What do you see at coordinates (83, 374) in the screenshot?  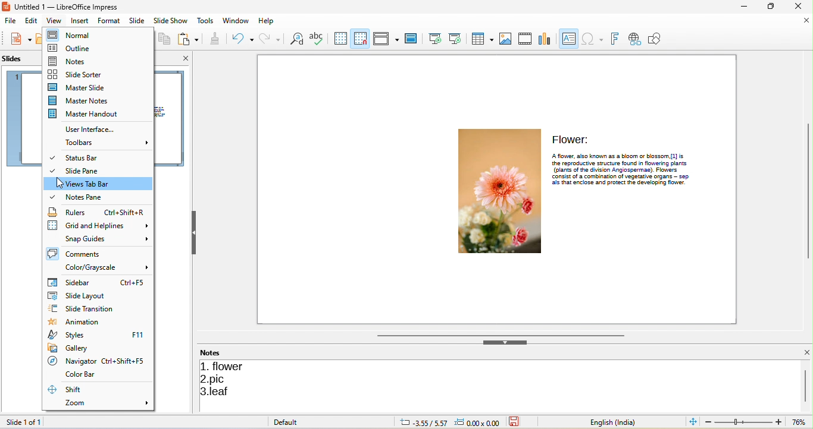 I see `color bar` at bounding box center [83, 374].